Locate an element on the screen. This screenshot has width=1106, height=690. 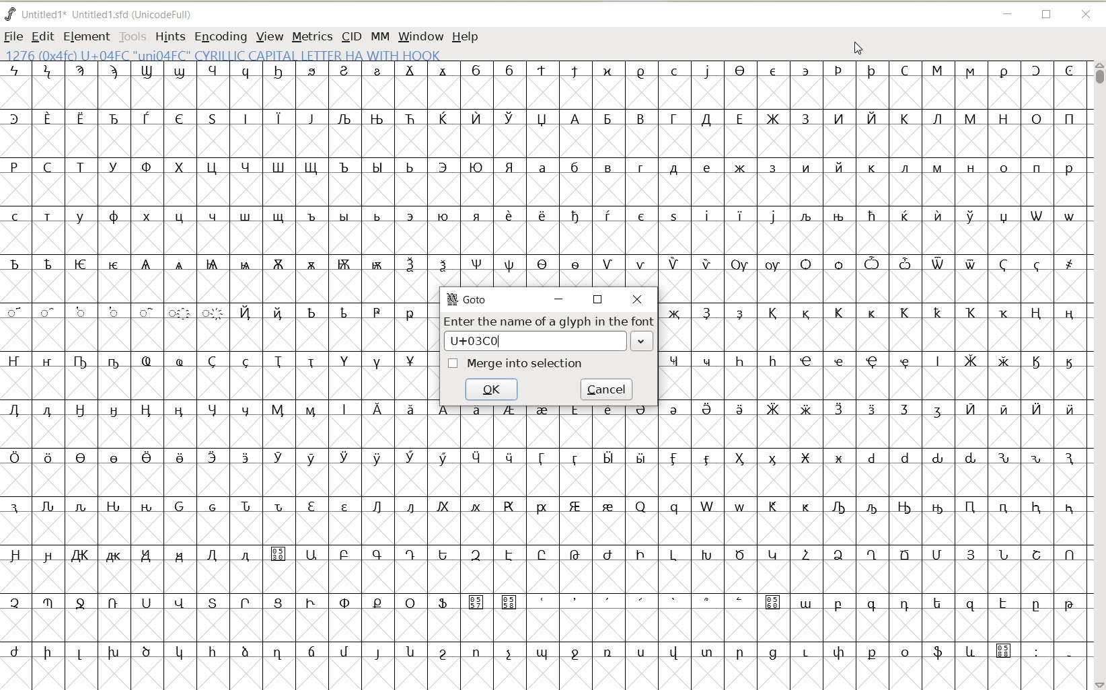
restore is located at coordinates (598, 299).